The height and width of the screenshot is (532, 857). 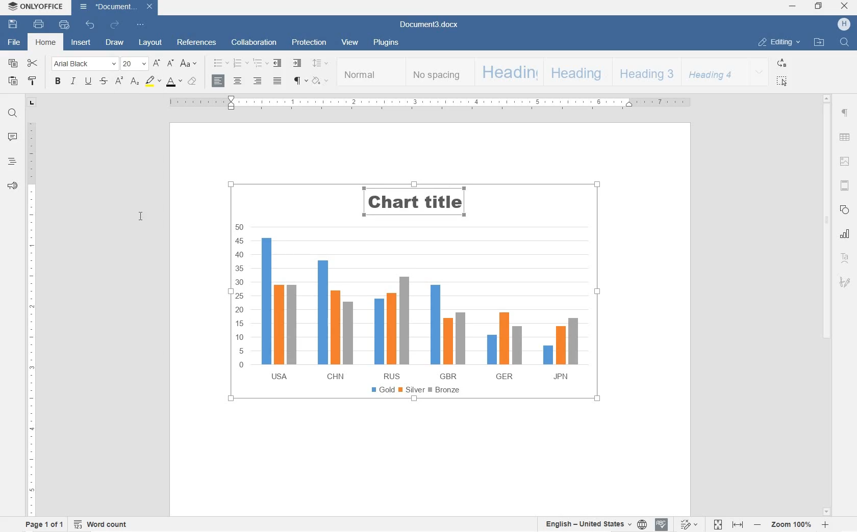 What do you see at coordinates (139, 24) in the screenshot?
I see `CUSTOMIZE QUICK ACCESS TOOLBAR` at bounding box center [139, 24].